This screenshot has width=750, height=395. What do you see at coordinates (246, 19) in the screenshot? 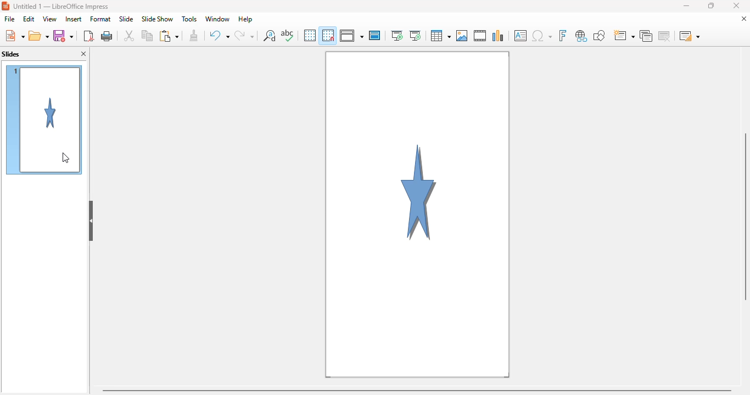
I see `help` at bounding box center [246, 19].